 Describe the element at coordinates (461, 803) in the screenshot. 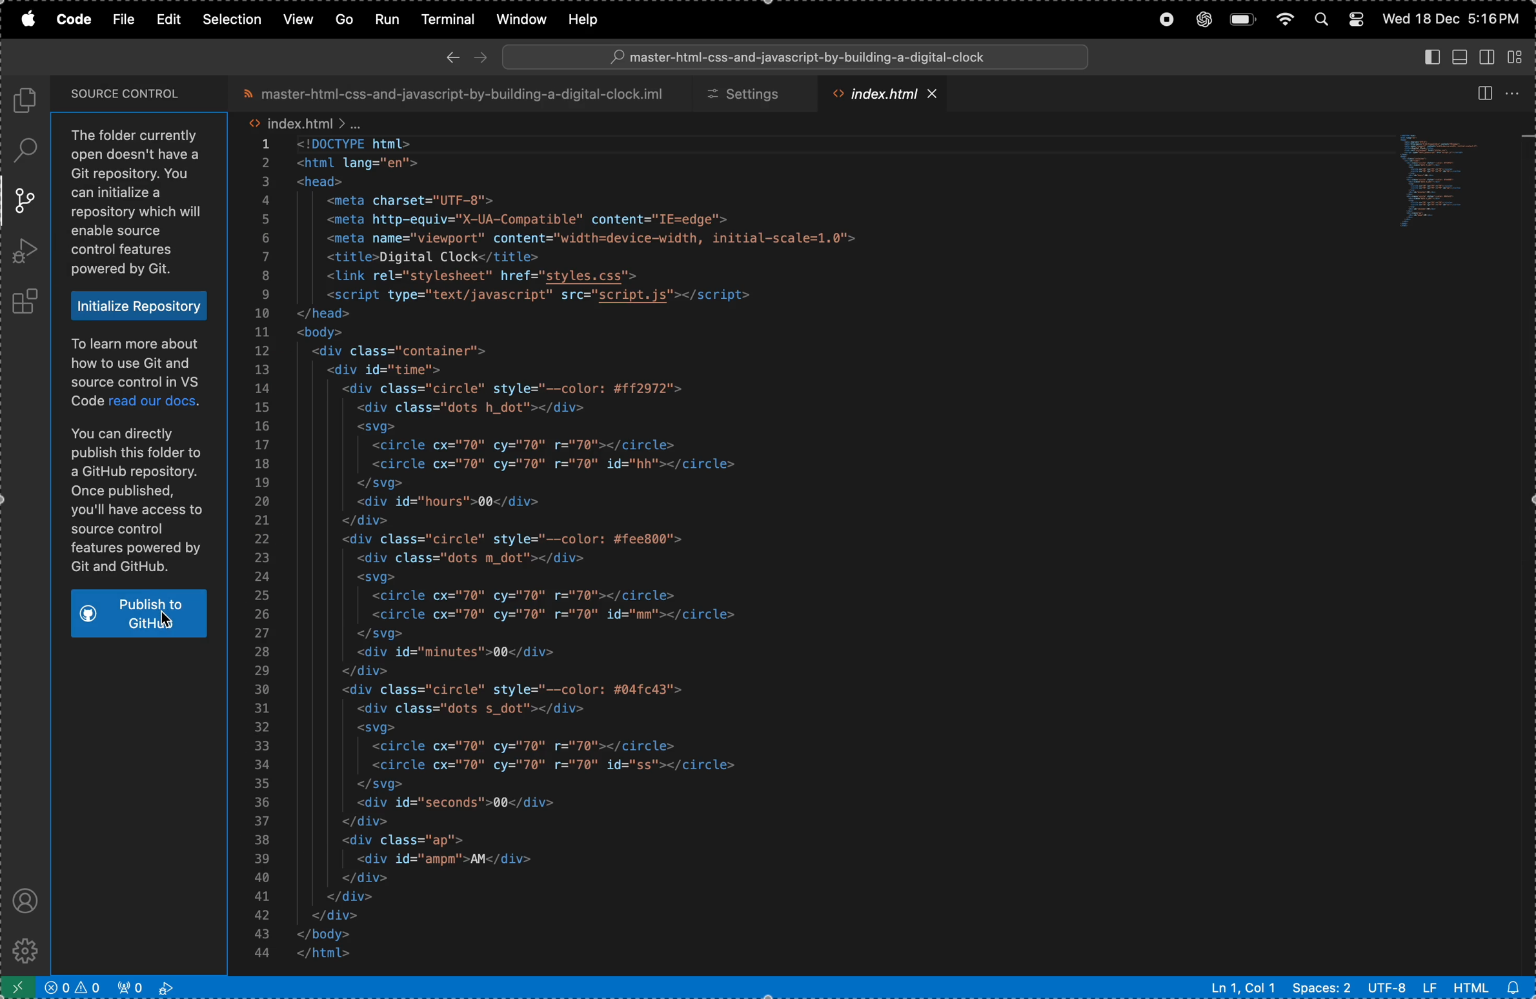

I see `<div id="seconds">00</div>` at that location.